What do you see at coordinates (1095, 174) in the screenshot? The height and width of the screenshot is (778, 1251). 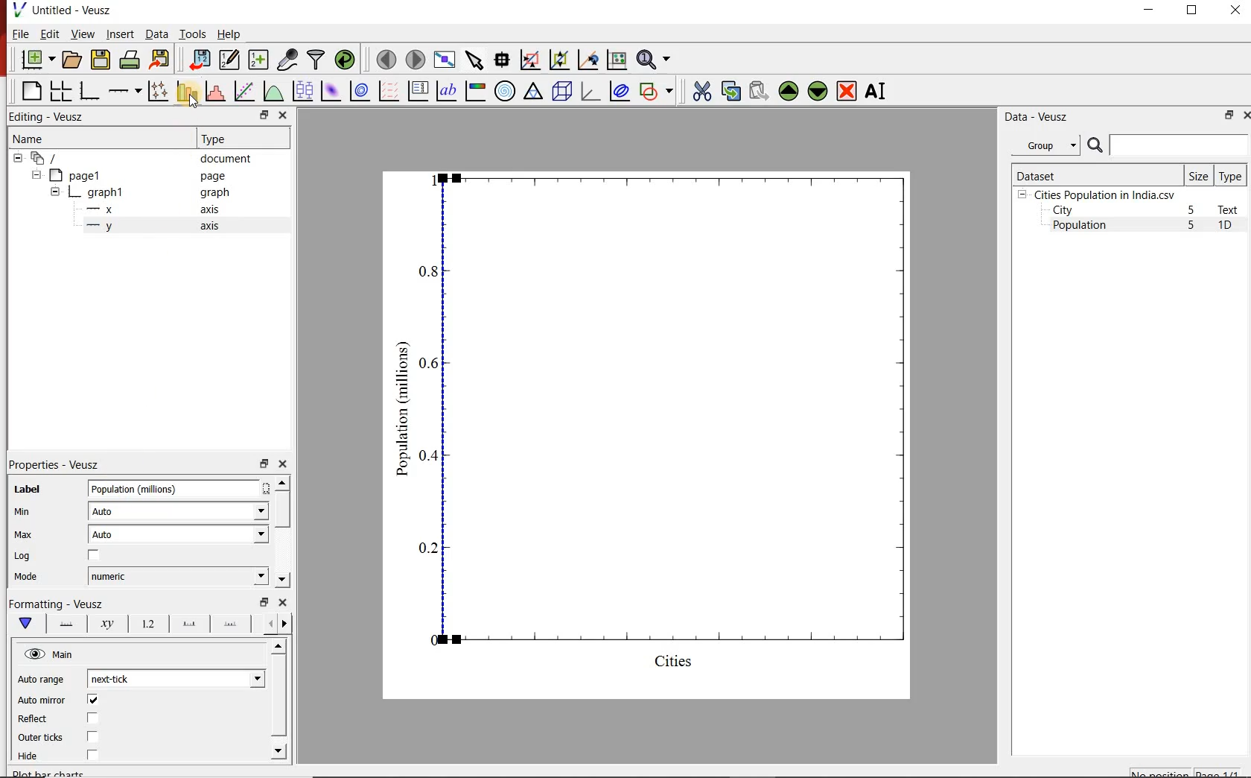 I see `Dataset` at bounding box center [1095, 174].